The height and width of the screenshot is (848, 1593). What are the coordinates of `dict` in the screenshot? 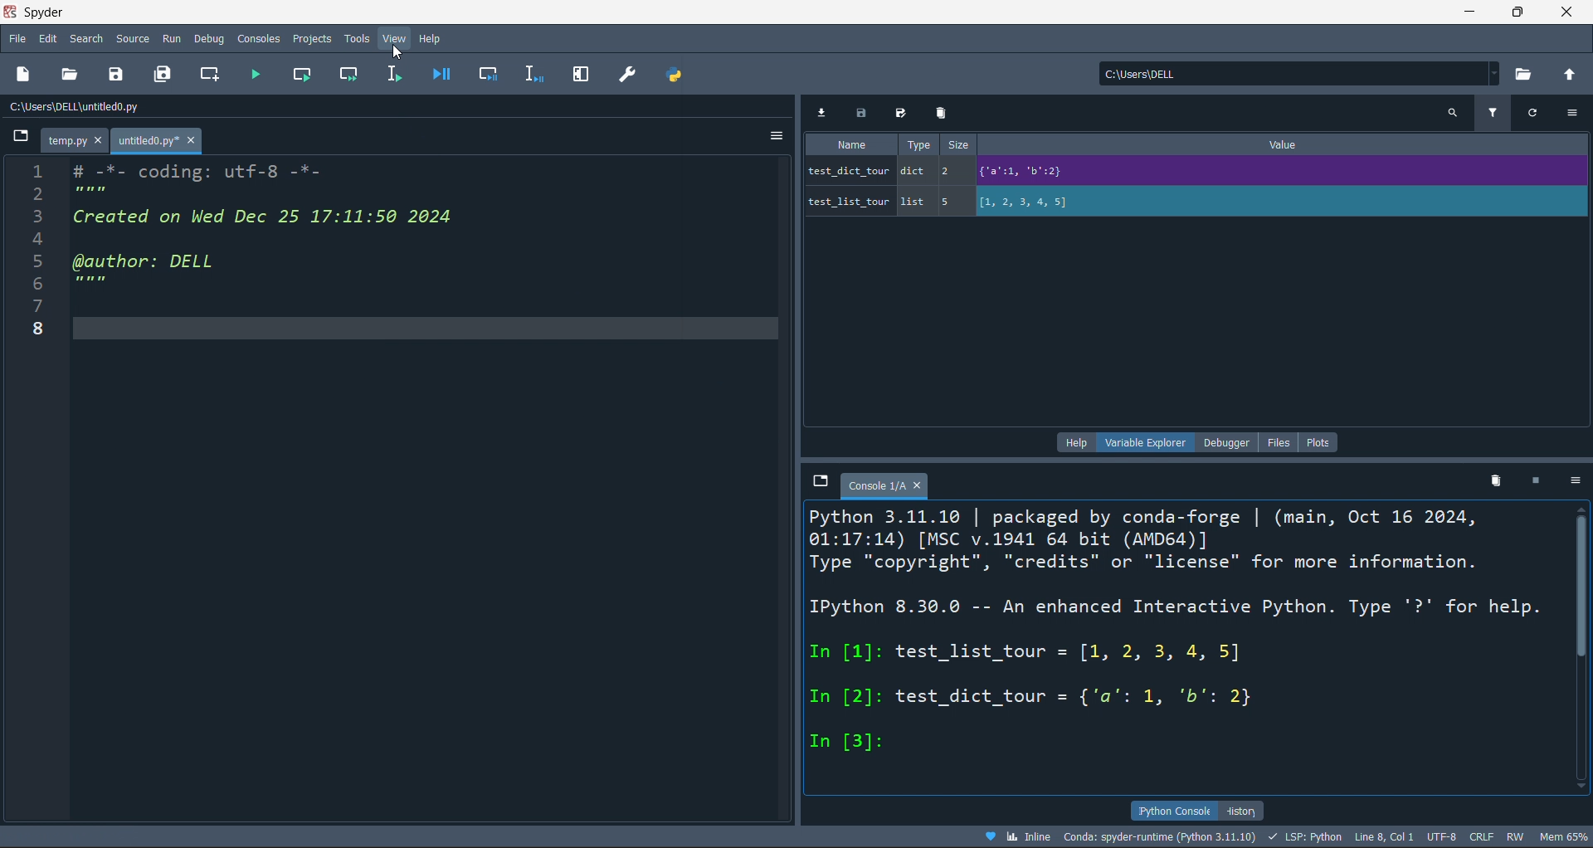 It's located at (915, 172).